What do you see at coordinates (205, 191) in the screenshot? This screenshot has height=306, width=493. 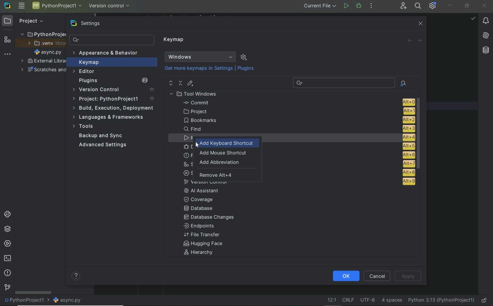 I see `AI Assistant` at bounding box center [205, 191].